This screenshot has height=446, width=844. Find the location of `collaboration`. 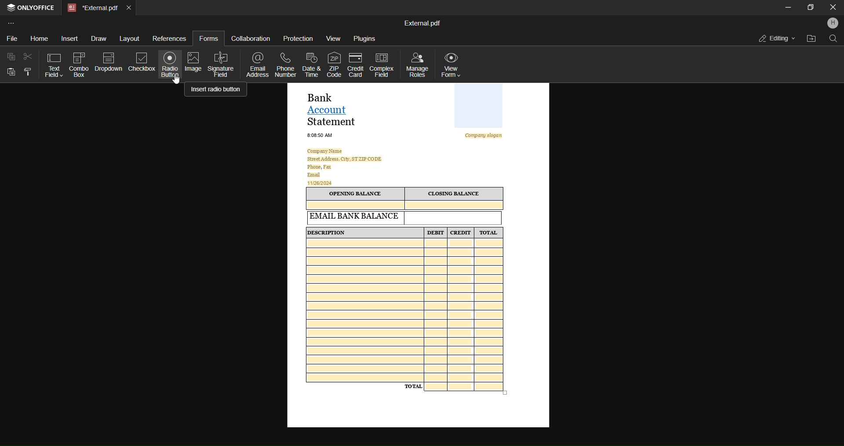

collaboration is located at coordinates (252, 37).